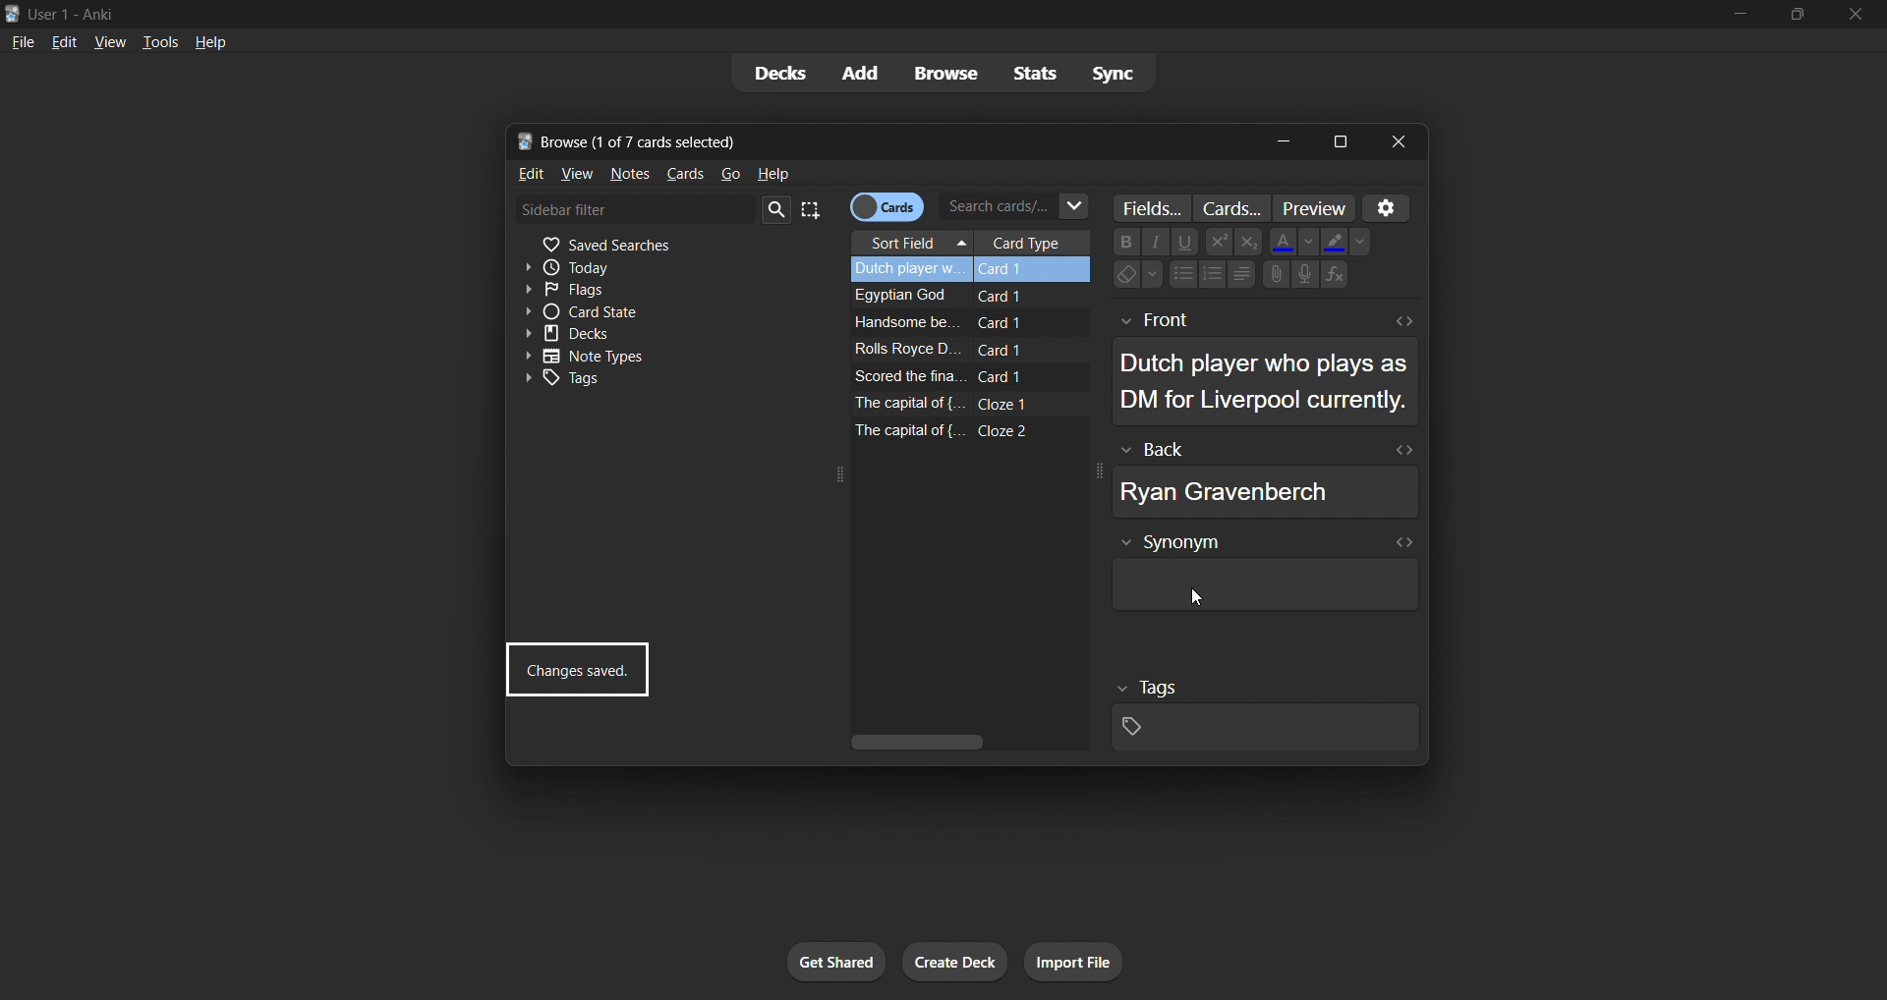 This screenshot has height=1000, width=1887. What do you see at coordinates (1363, 242) in the screenshot?
I see `Dropdown` at bounding box center [1363, 242].